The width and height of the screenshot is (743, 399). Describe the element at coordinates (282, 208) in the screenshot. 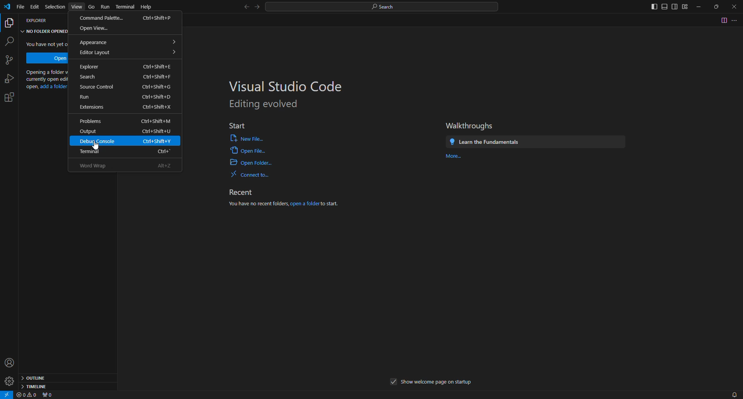

I see `You have no recent folder, open a folder to start` at that location.